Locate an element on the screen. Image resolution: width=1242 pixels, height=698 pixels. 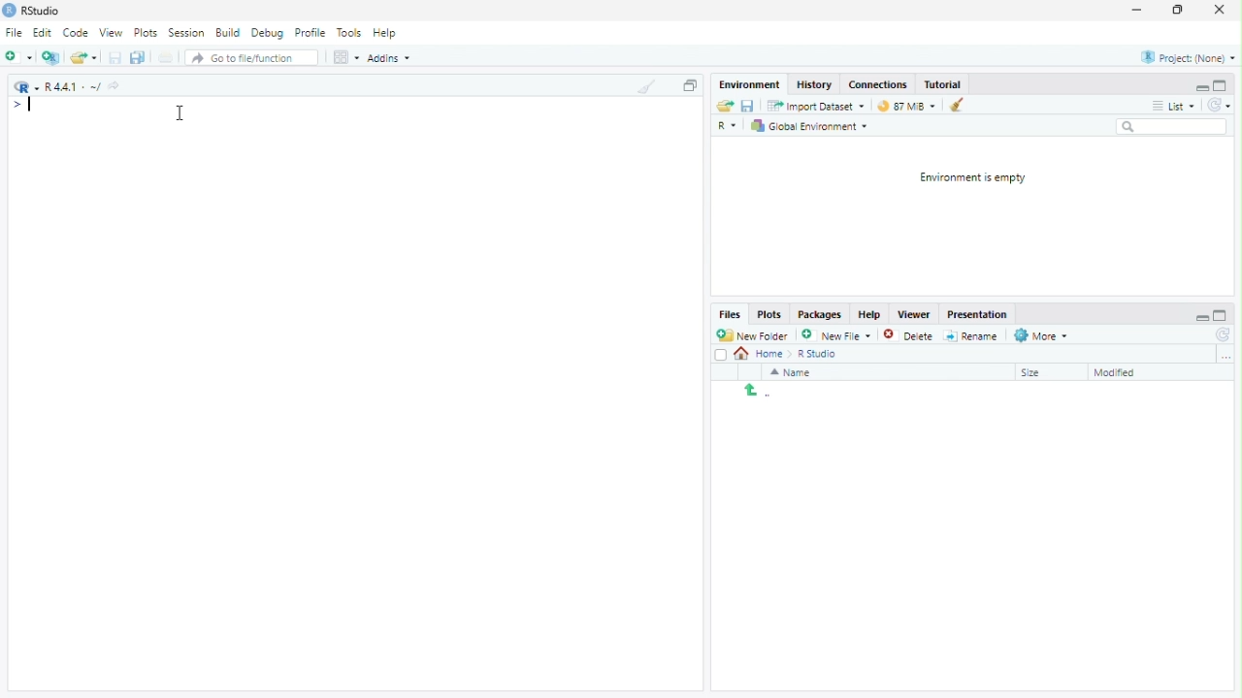
Go is located at coordinates (117, 86).